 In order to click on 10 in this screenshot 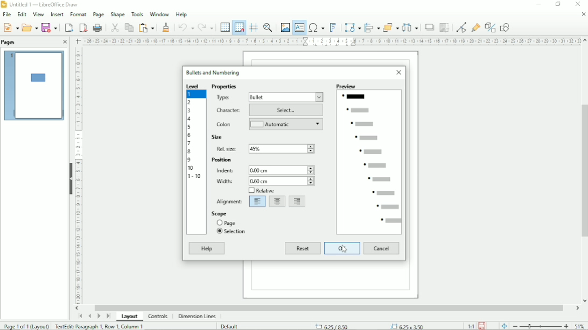, I will do `click(191, 168)`.